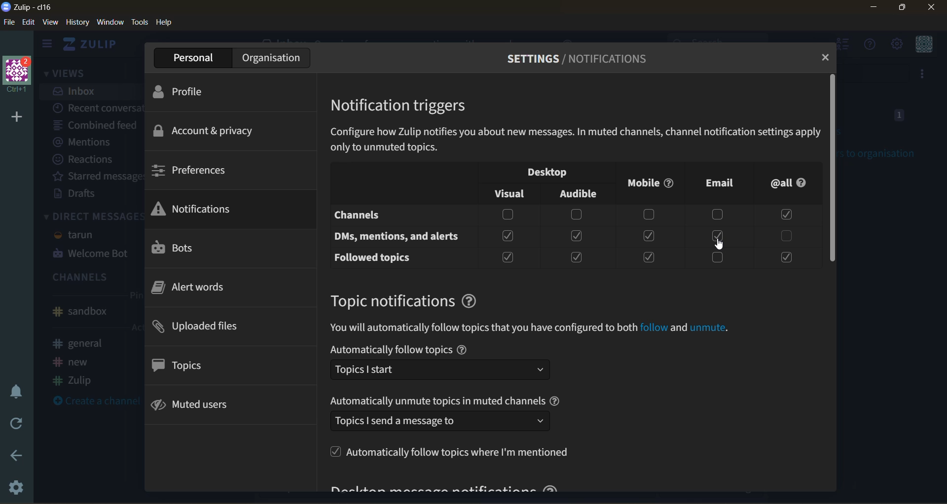 This screenshot has height=504, width=947. Describe the element at coordinates (579, 61) in the screenshot. I see `settings/notifications` at that location.